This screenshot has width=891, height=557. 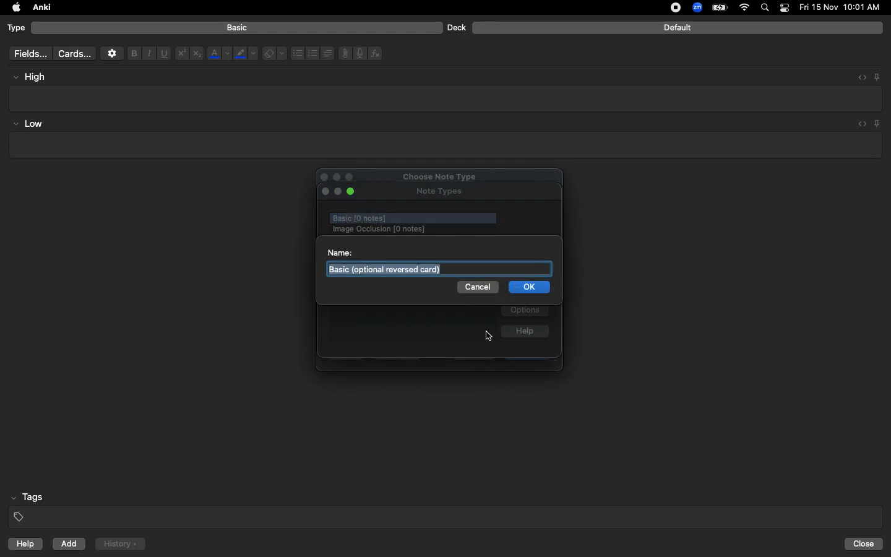 I want to click on Ok, so click(x=531, y=289).